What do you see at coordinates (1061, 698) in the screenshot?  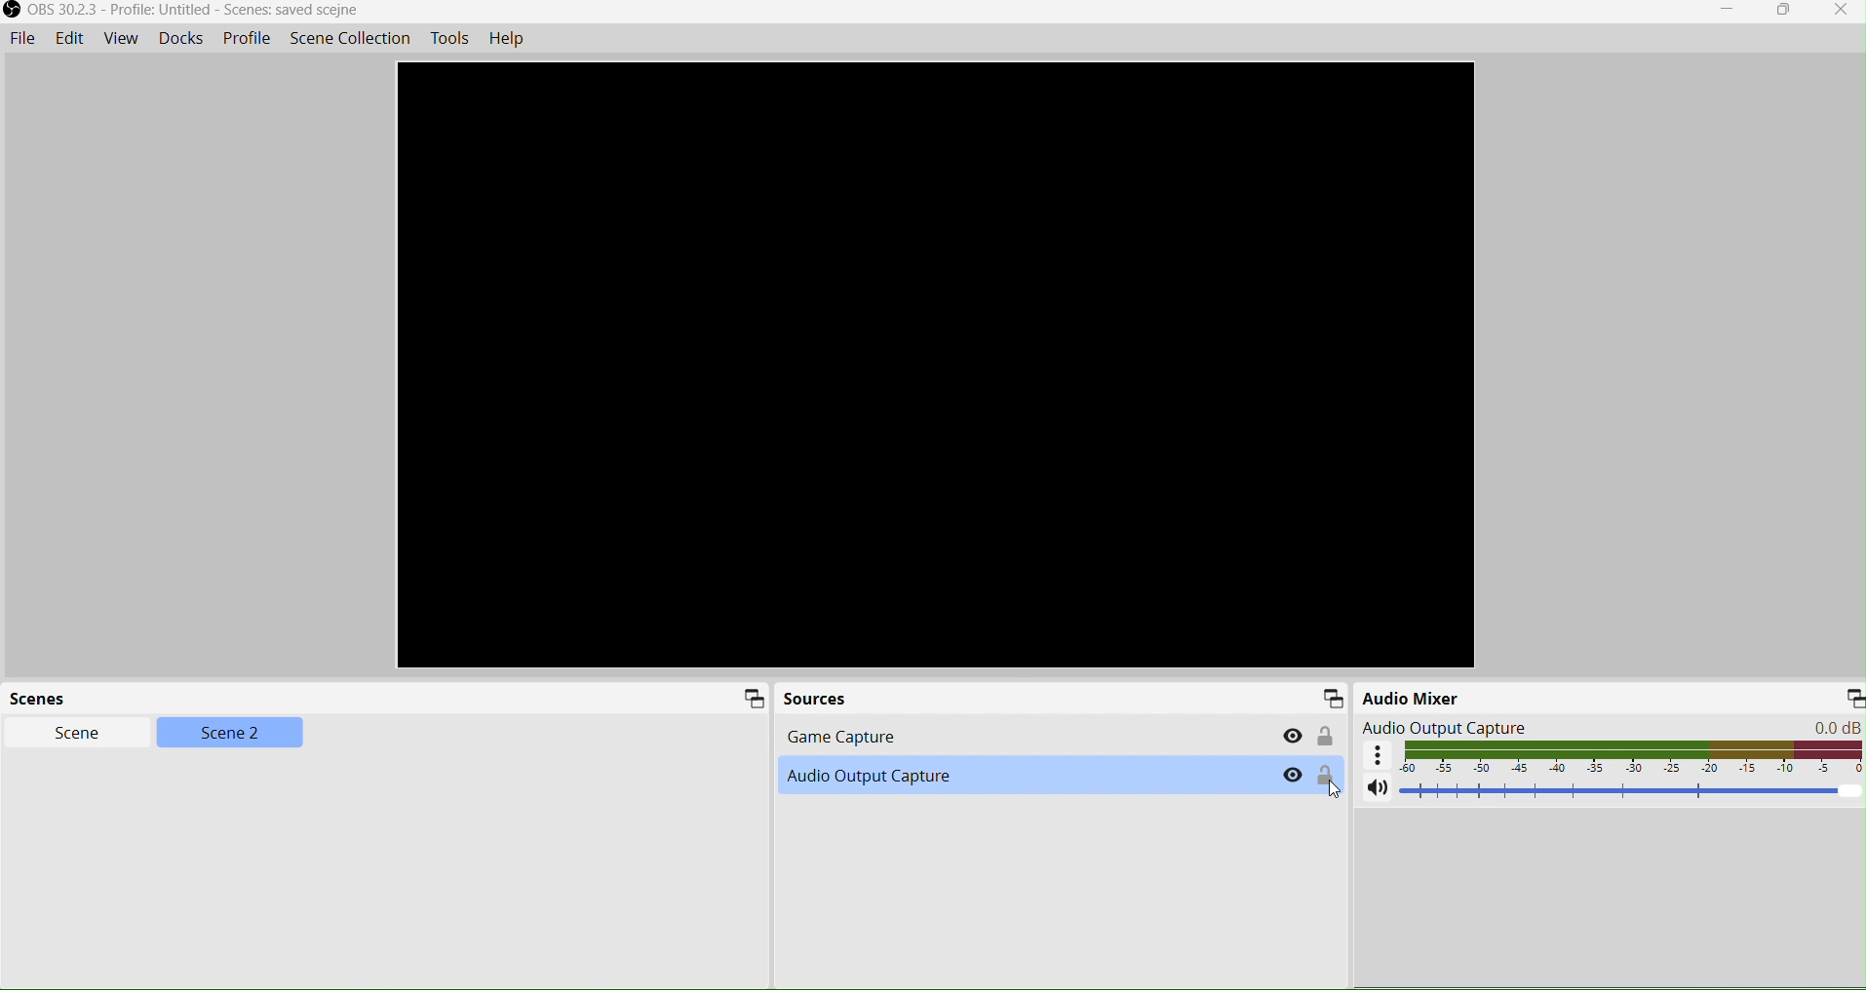 I see `Sources` at bounding box center [1061, 698].